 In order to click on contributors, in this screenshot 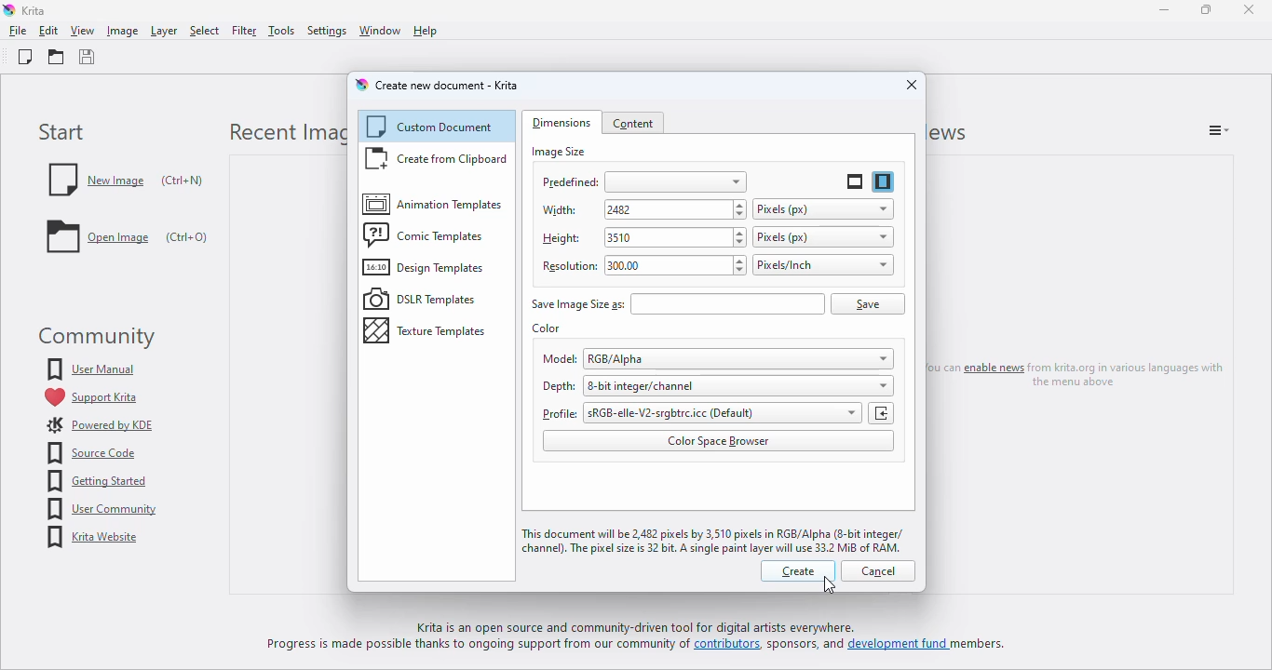, I will do `click(733, 648)`.